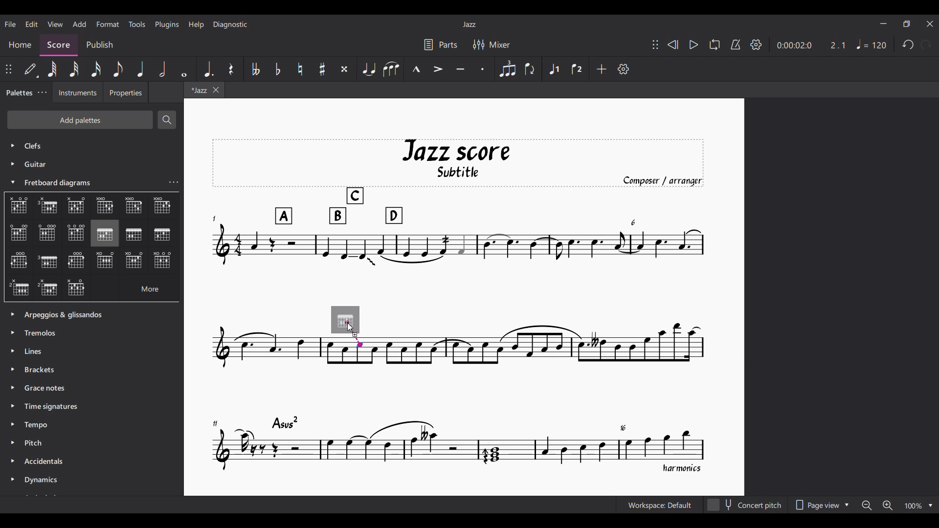  Describe the element at coordinates (908, 45) in the screenshot. I see `Undo` at that location.